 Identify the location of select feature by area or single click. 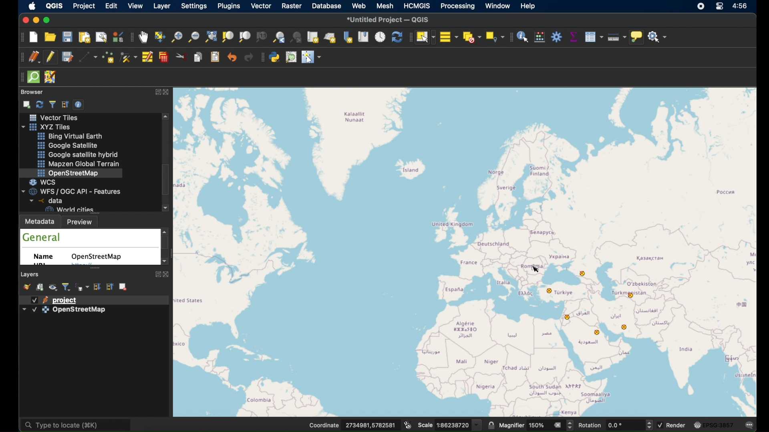
(425, 36).